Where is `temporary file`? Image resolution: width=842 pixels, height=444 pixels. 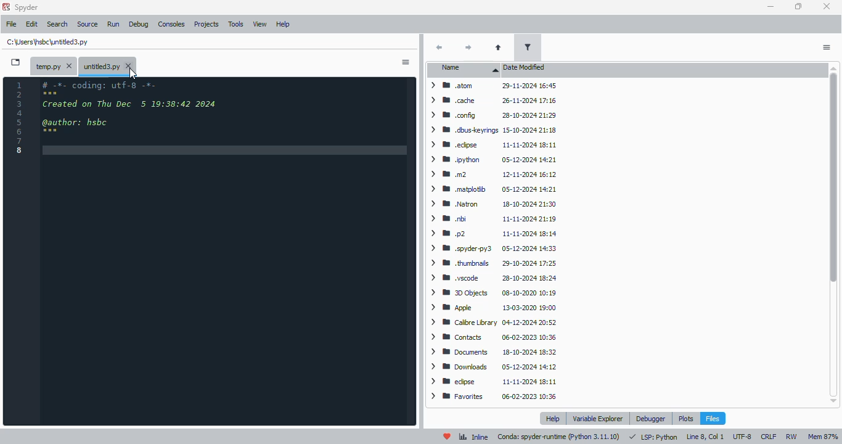 temporary file is located at coordinates (47, 65).